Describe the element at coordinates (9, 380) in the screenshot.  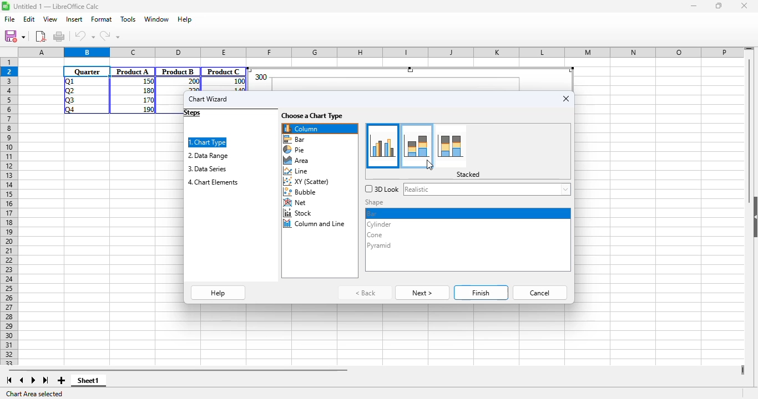
I see `scroll to first sheet` at that location.